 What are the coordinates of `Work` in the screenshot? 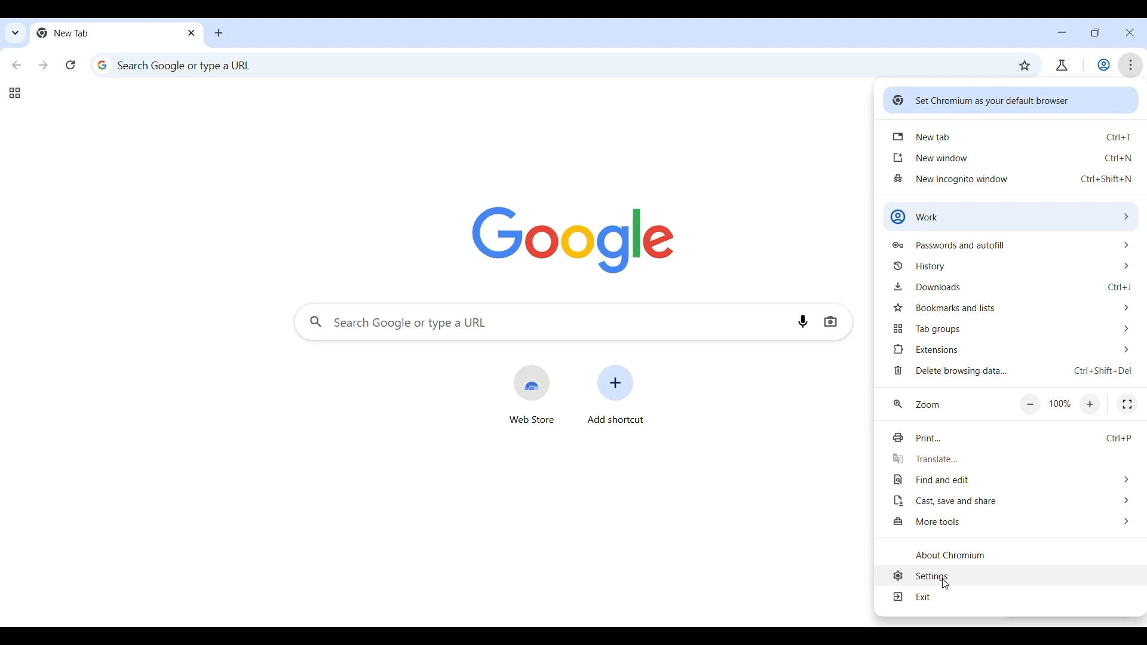 It's located at (1102, 64).